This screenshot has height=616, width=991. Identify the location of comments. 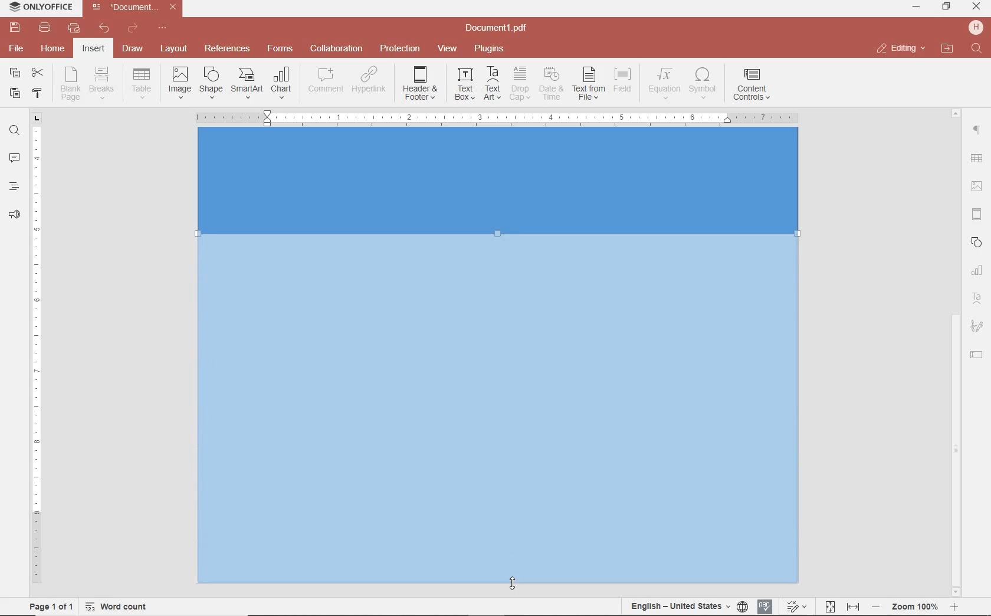
(14, 159).